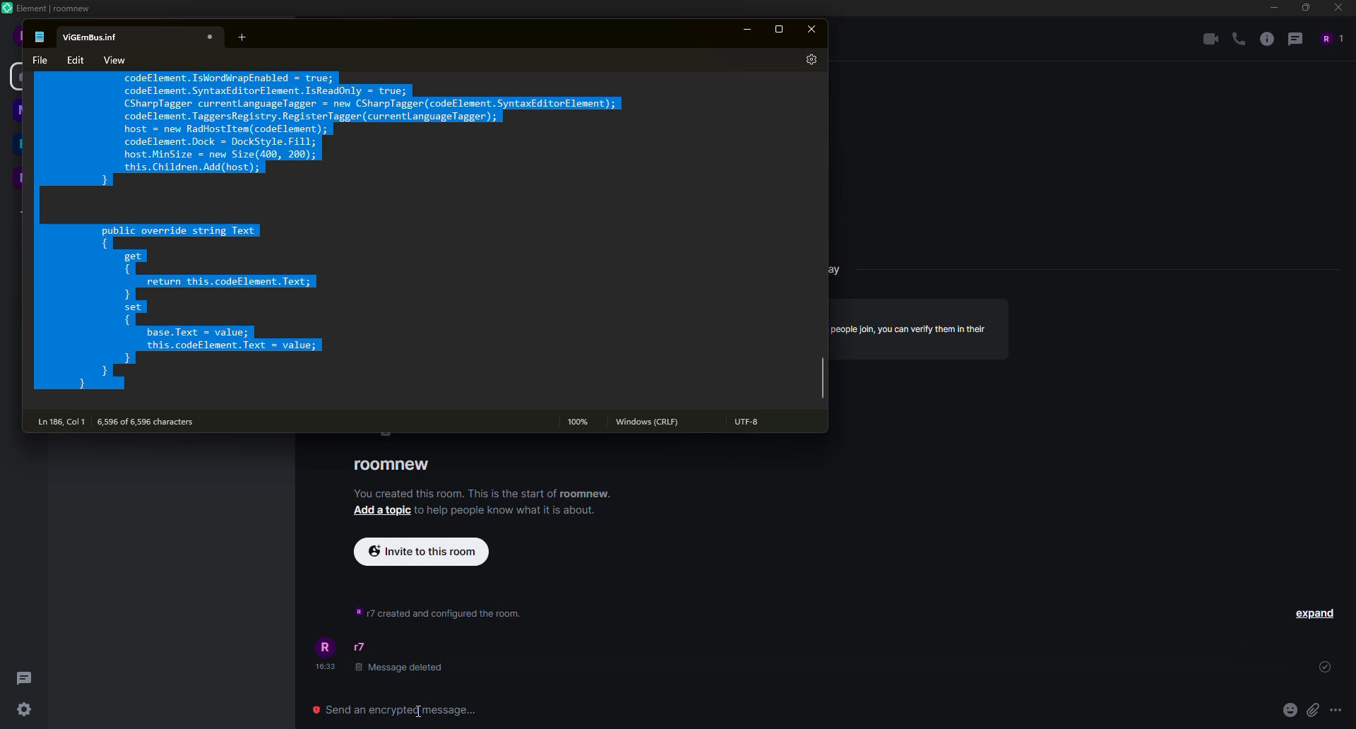  Describe the element at coordinates (650, 422) in the screenshot. I see `windows` at that location.